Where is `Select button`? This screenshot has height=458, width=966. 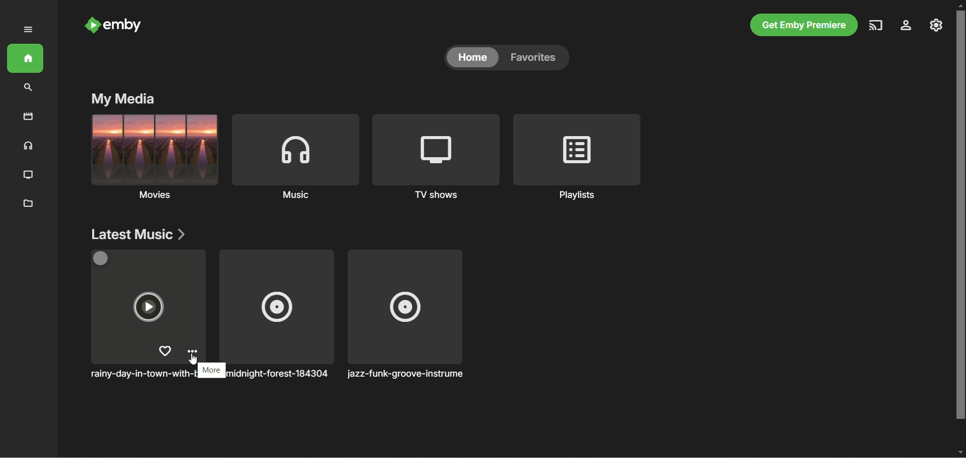
Select button is located at coordinates (102, 259).